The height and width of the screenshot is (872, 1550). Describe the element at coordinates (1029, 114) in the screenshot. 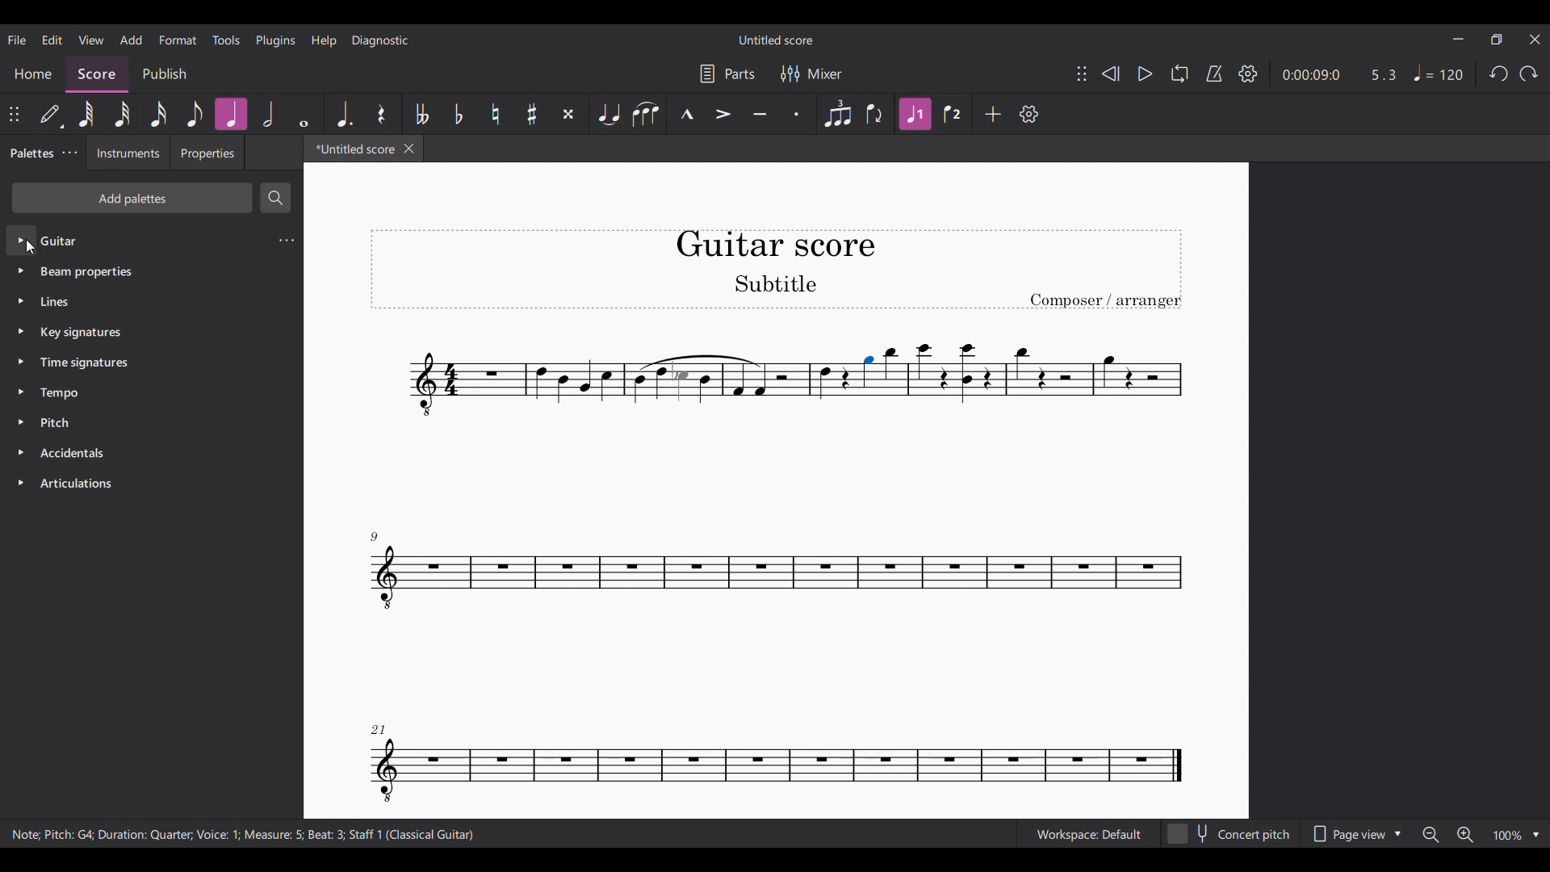

I see `Settings` at that location.